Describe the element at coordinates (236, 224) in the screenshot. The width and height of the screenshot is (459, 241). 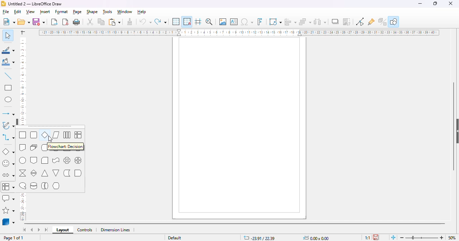
I see `horizontal scroll bar` at that location.